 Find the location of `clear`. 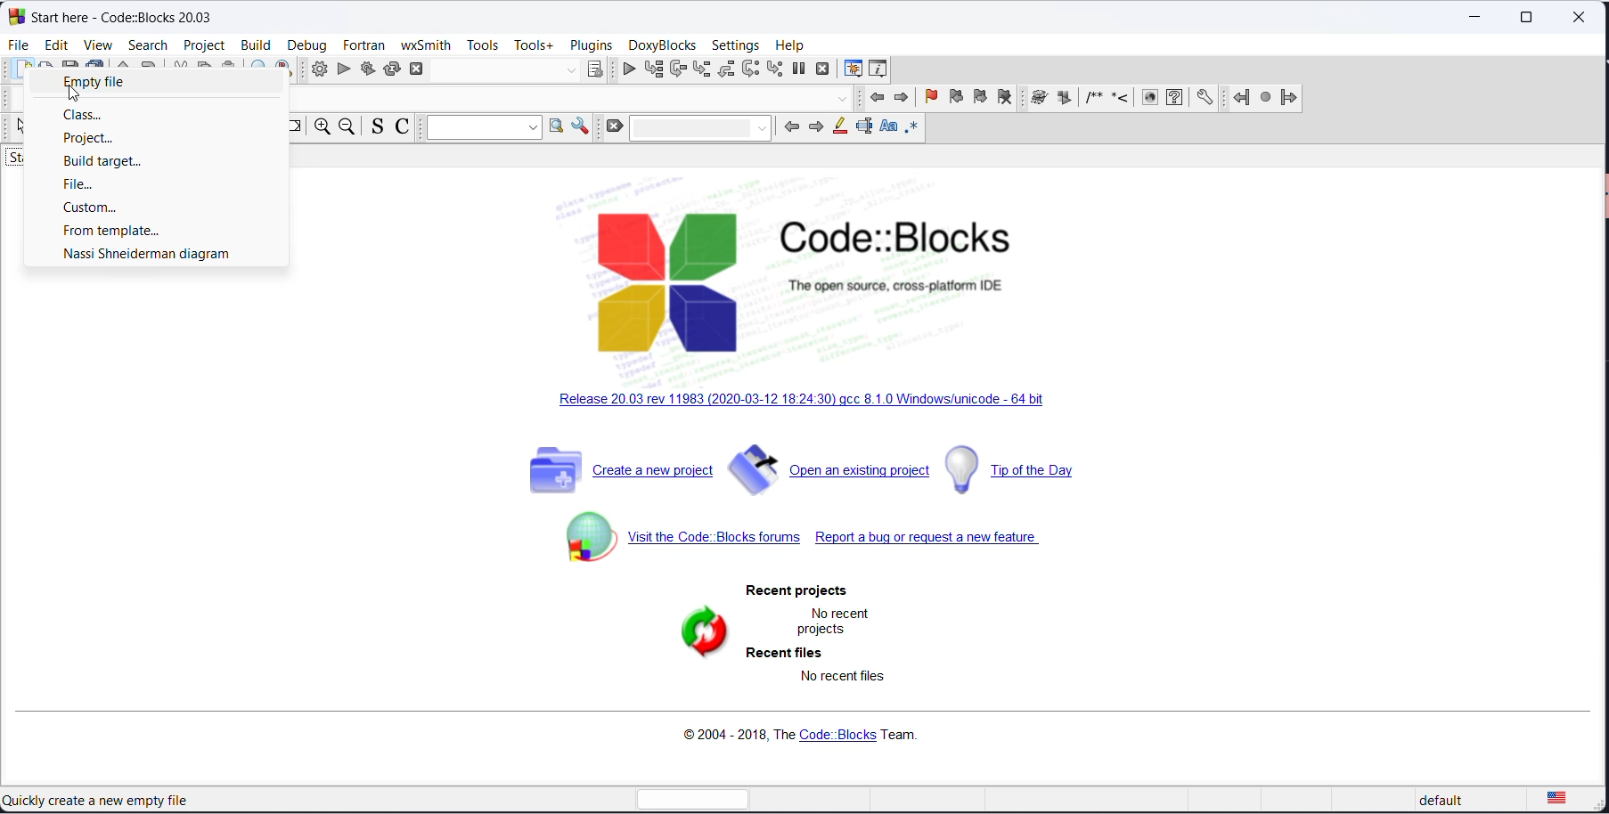

clear is located at coordinates (612, 128).